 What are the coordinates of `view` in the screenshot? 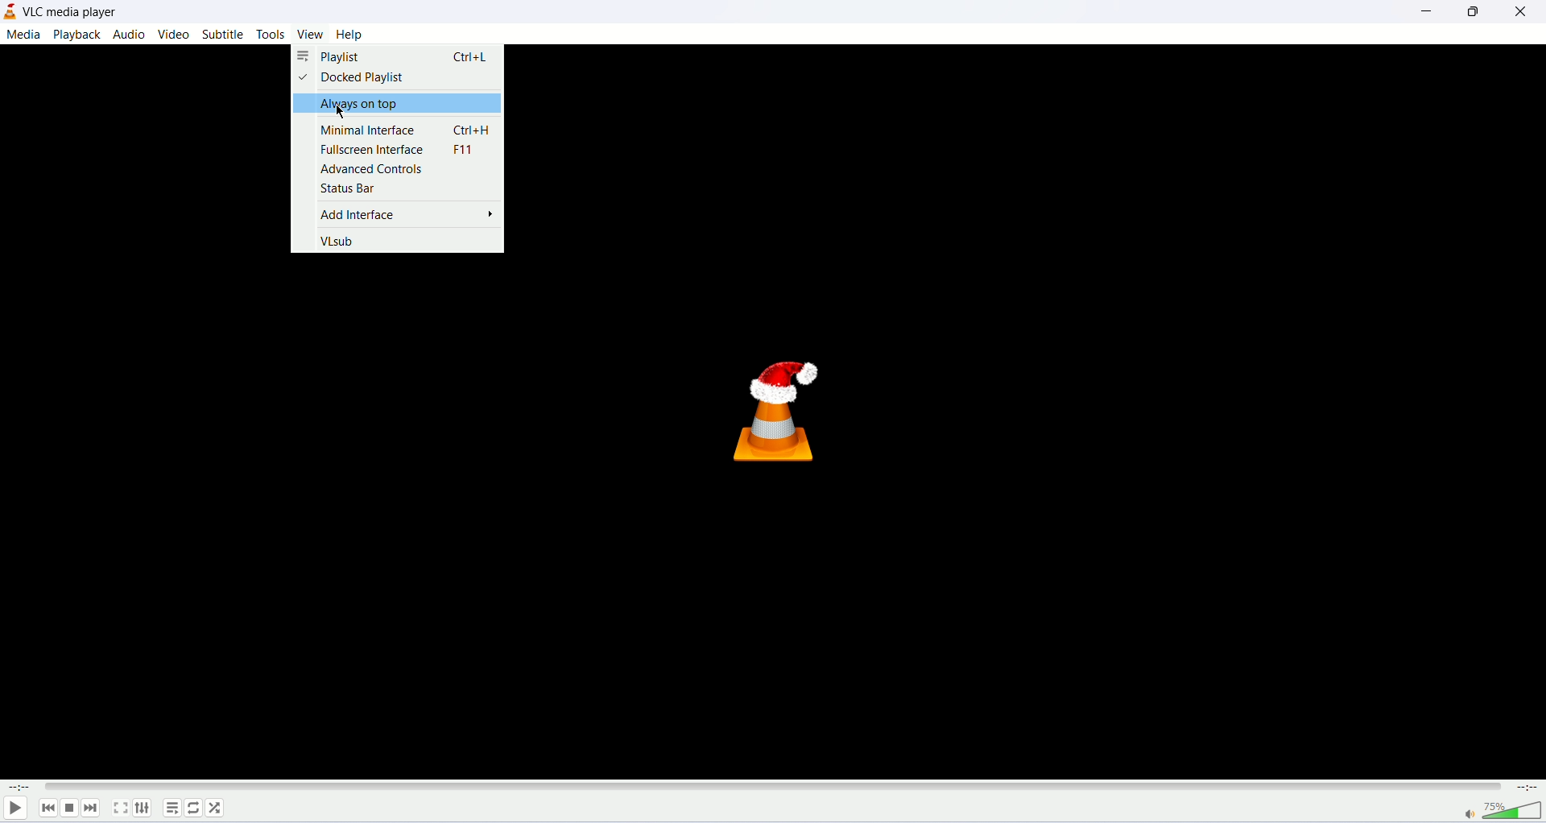 It's located at (313, 35).